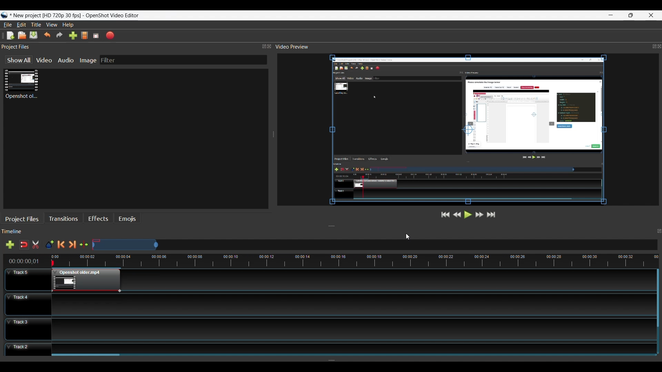 The image size is (662, 372). Describe the element at coordinates (47, 16) in the screenshot. I see `Project Name` at that location.